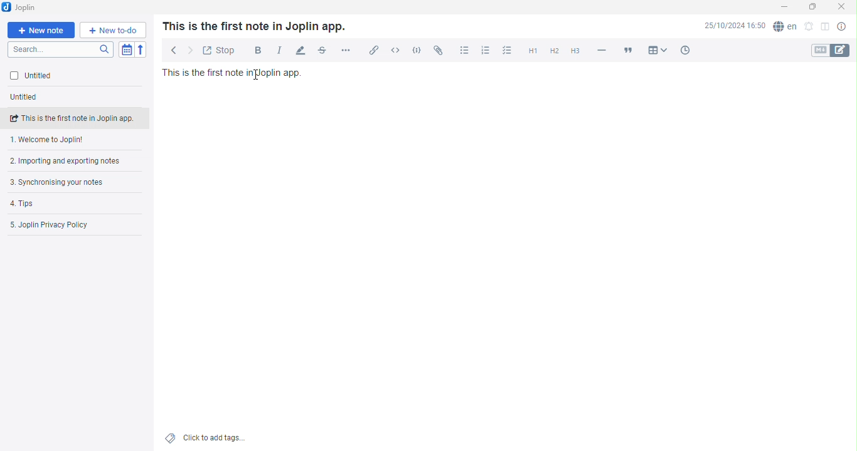  I want to click on Insert/edit link, so click(371, 51).